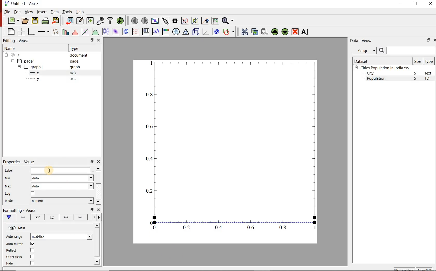 This screenshot has width=436, height=271. Describe the element at coordinates (17, 228) in the screenshot. I see `Main` at that location.